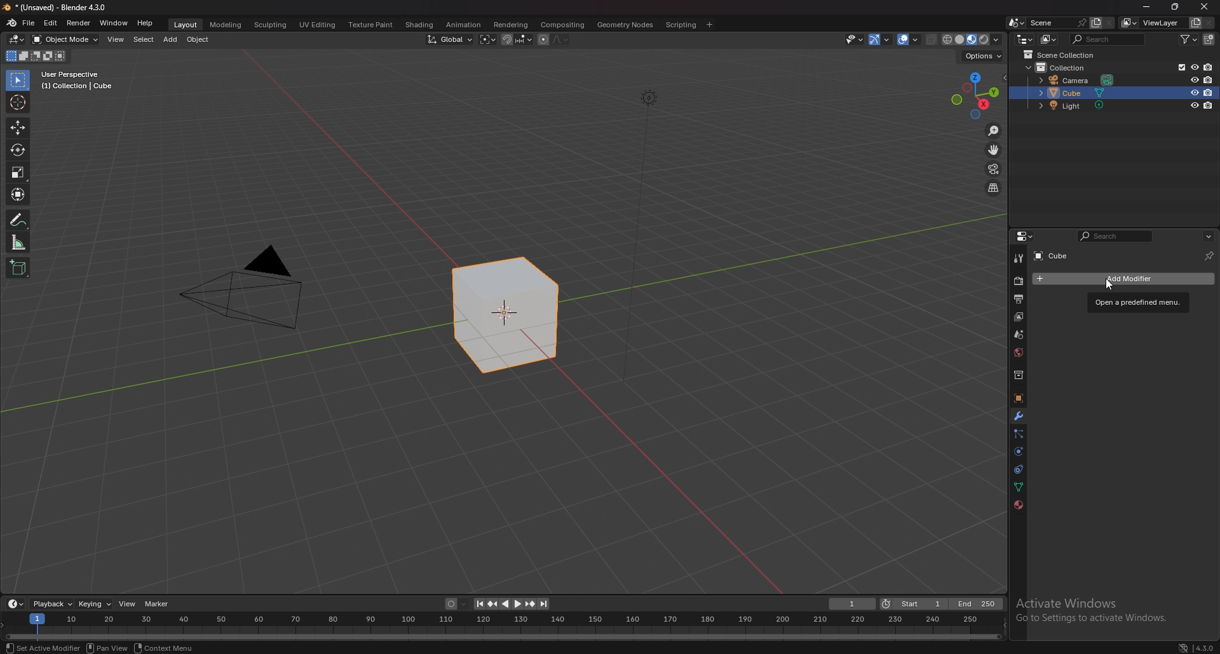 Image resolution: width=1220 pixels, height=654 pixels. Describe the element at coordinates (16, 604) in the screenshot. I see `editor type` at that location.